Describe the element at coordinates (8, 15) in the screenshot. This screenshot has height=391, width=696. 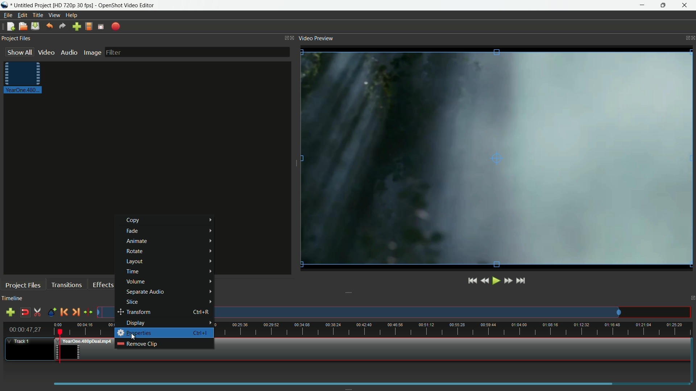
I see `file menu` at that location.